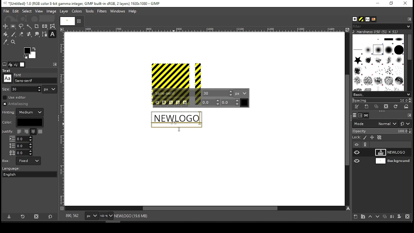 Image resolution: width=414 pixels, height=233 pixels. I want to click on language, so click(14, 169).